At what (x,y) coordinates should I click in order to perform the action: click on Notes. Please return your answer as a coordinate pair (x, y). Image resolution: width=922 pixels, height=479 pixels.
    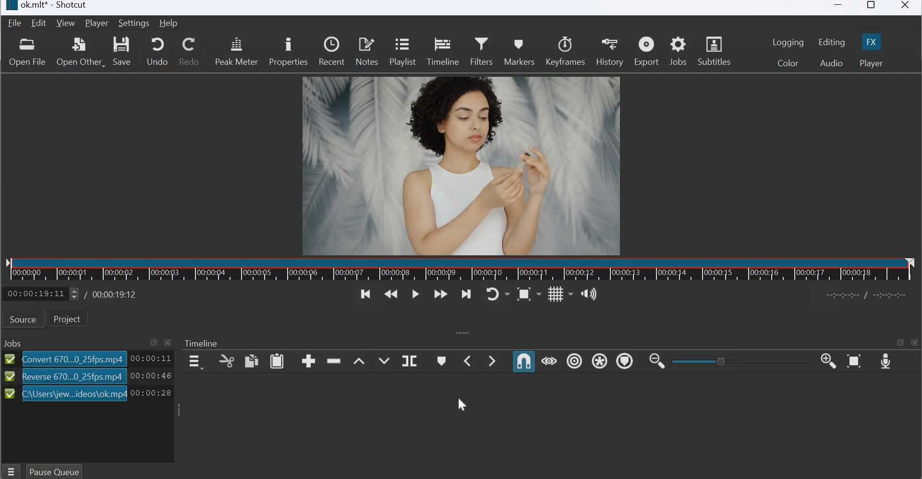
    Looking at the image, I should click on (366, 50).